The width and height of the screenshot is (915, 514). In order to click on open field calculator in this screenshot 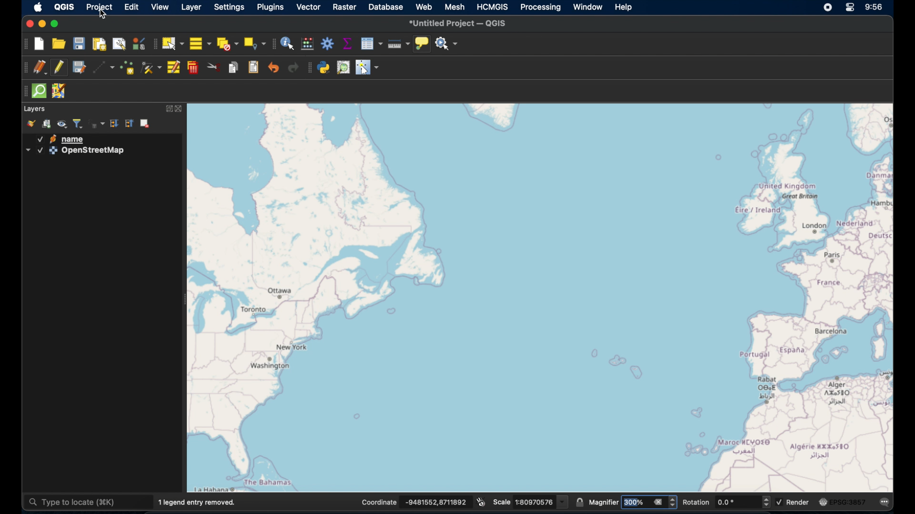, I will do `click(307, 44)`.